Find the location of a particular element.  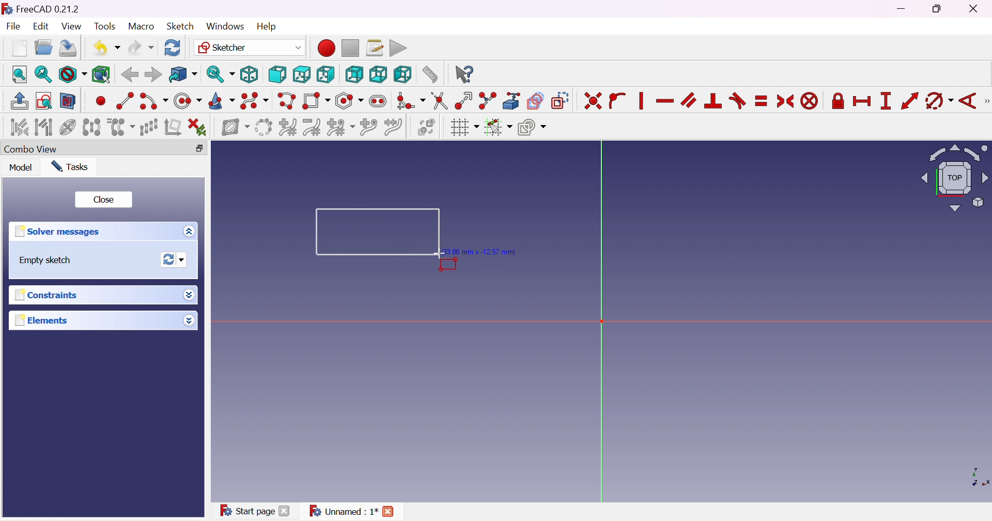

More options is located at coordinates (191, 295).